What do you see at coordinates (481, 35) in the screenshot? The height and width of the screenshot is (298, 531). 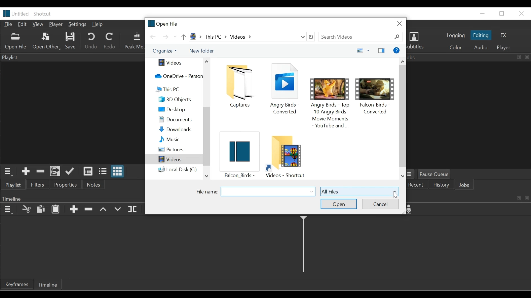 I see `Editing` at bounding box center [481, 35].